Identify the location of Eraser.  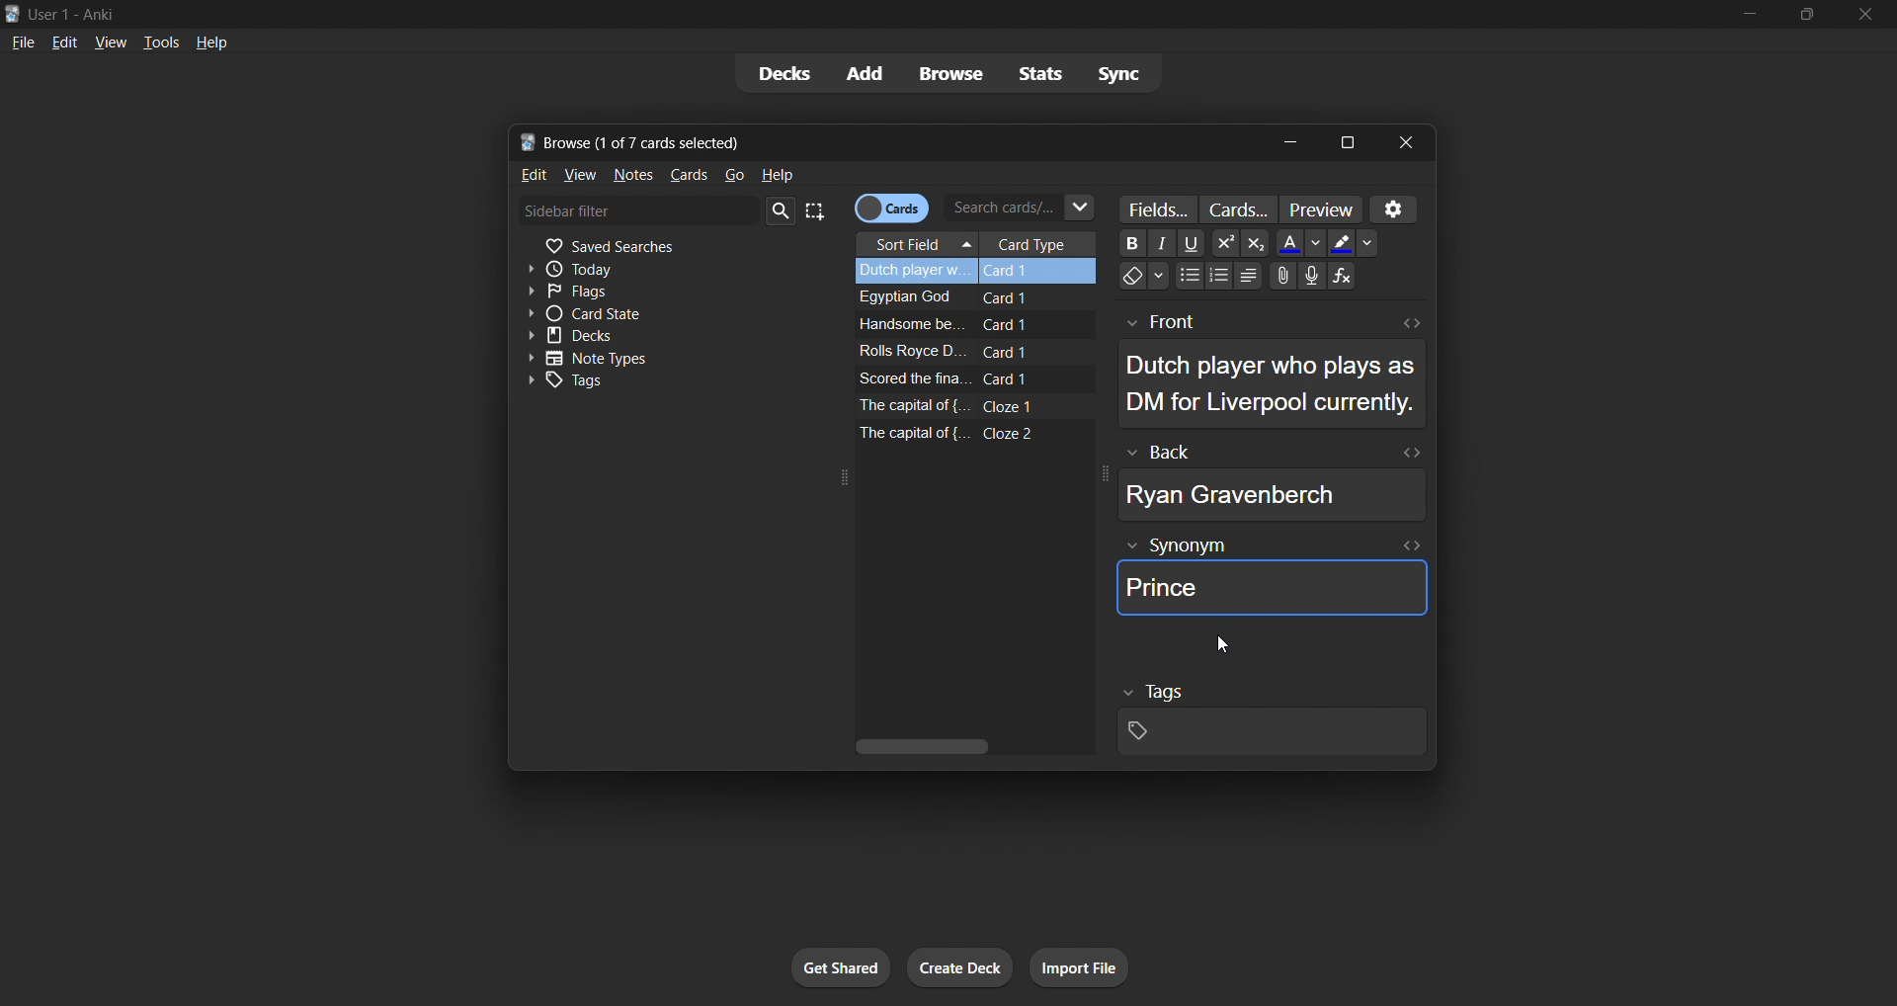
(1125, 279).